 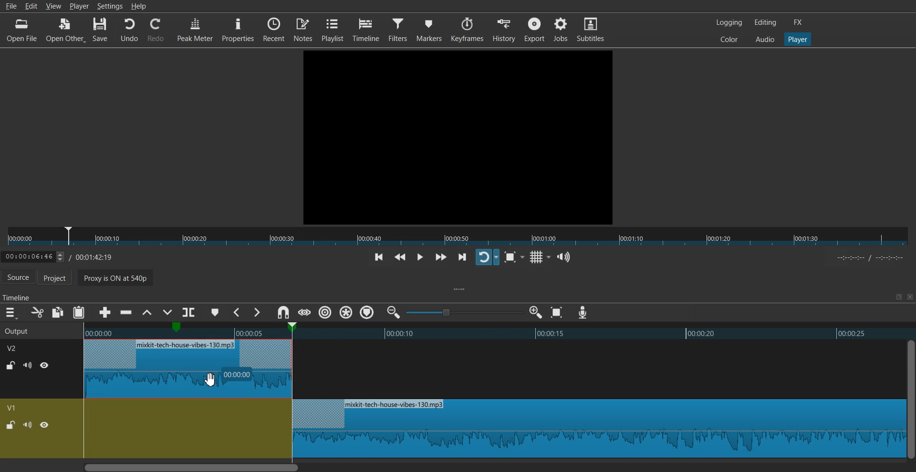 I want to click on Vertical Scroll bar, so click(x=910, y=399).